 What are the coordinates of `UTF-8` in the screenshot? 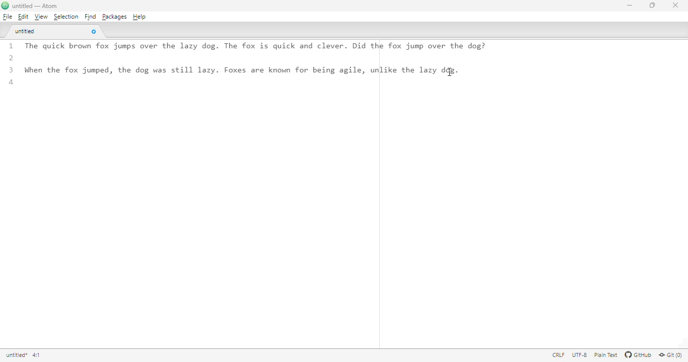 It's located at (580, 355).